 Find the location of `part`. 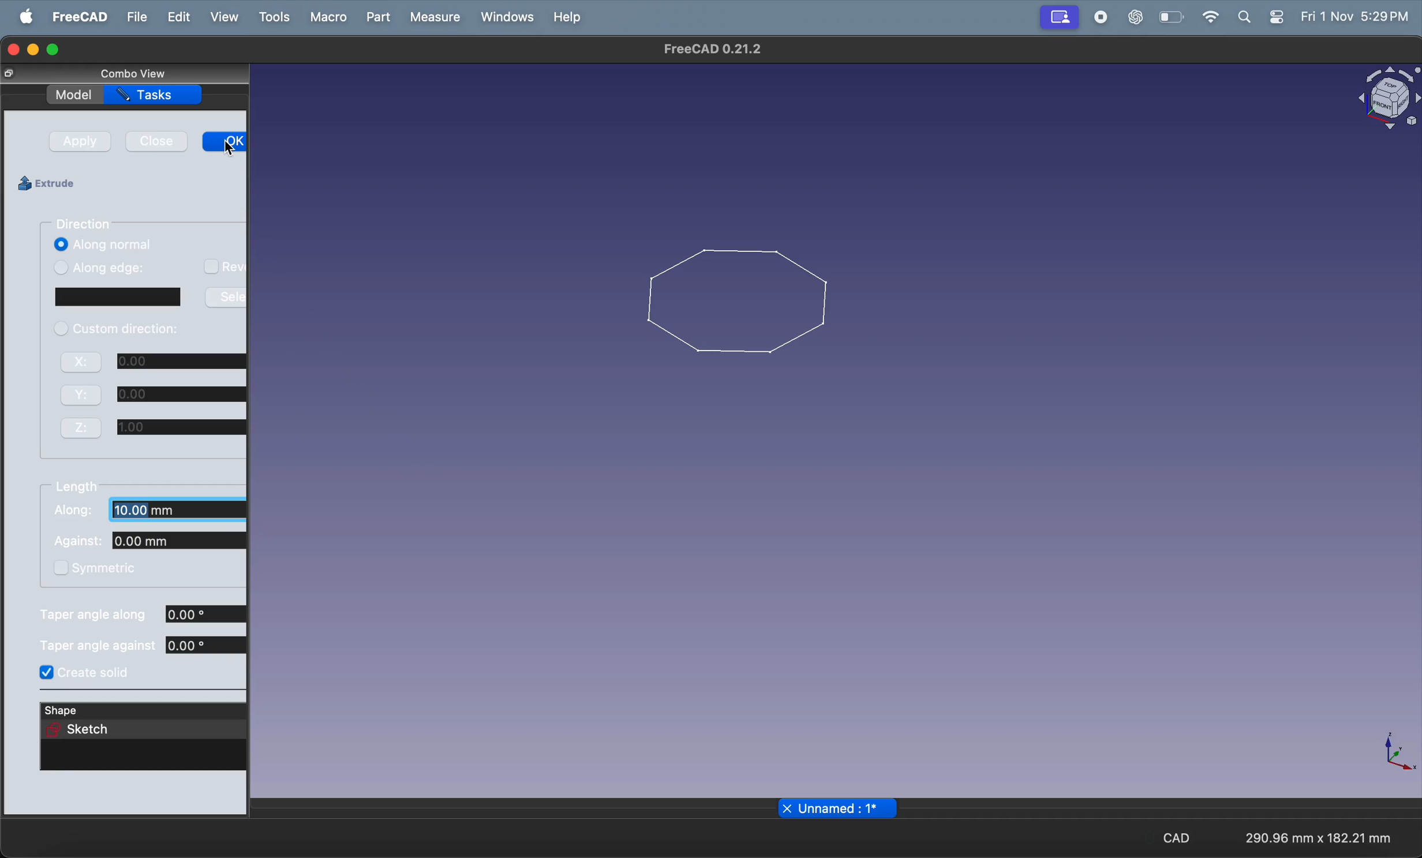

part is located at coordinates (373, 20).